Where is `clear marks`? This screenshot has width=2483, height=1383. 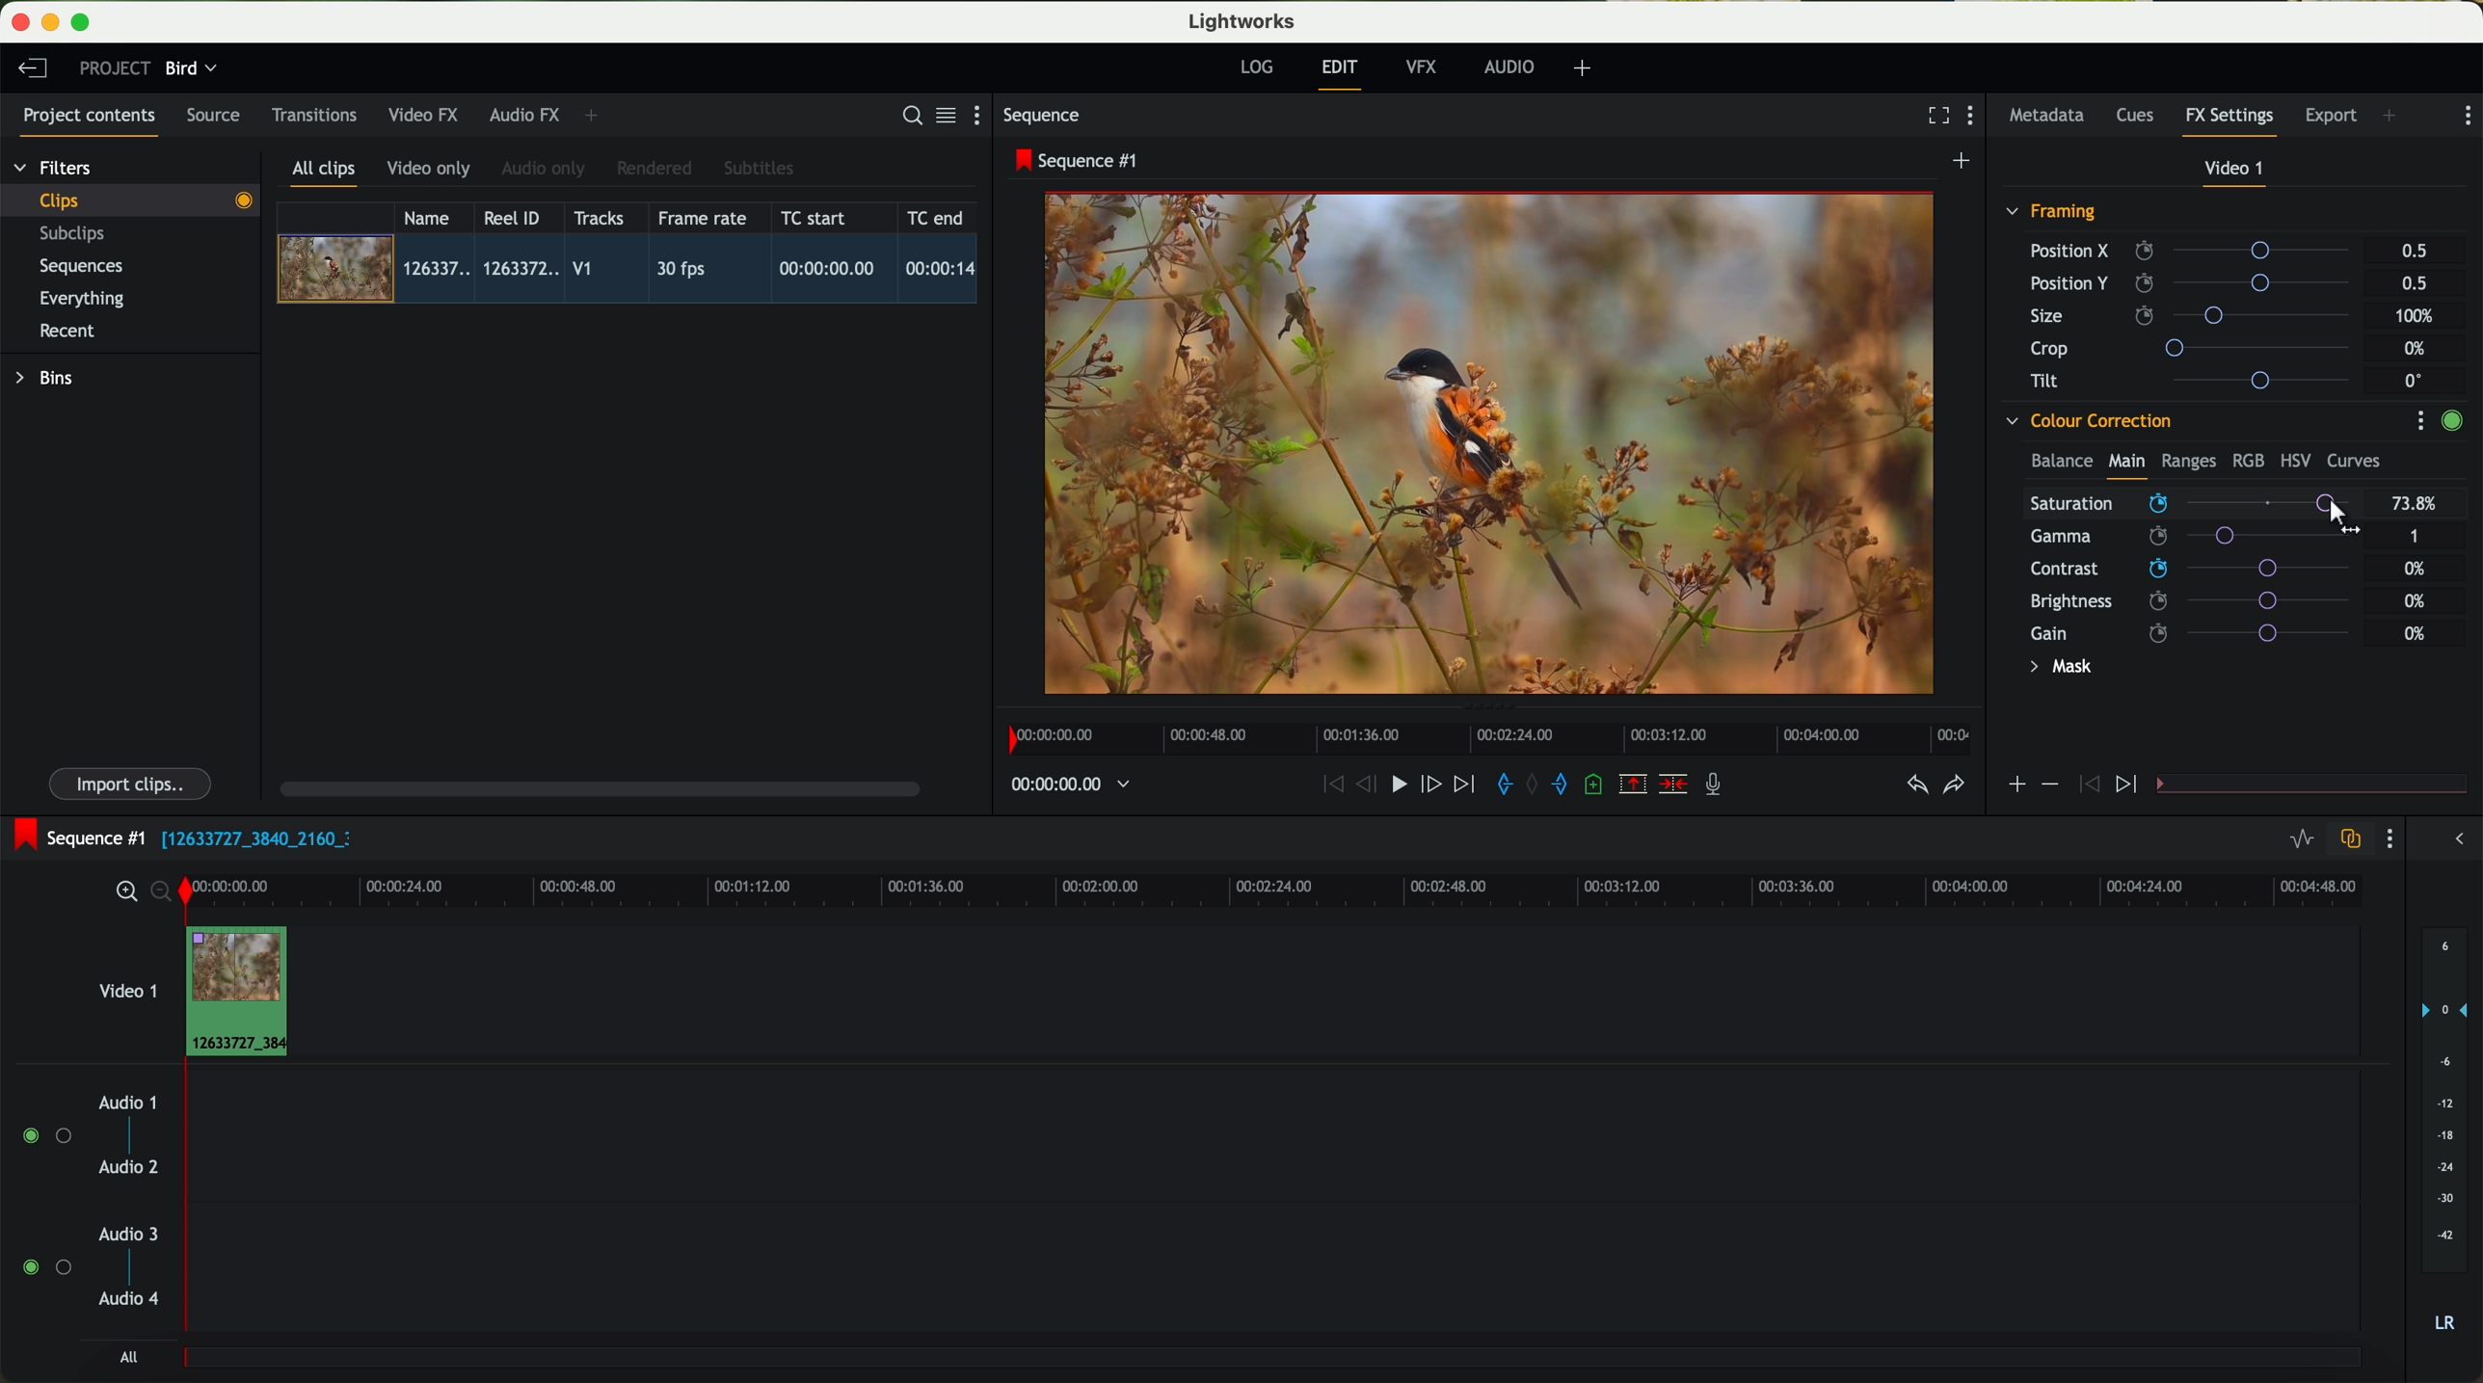 clear marks is located at coordinates (1534, 785).